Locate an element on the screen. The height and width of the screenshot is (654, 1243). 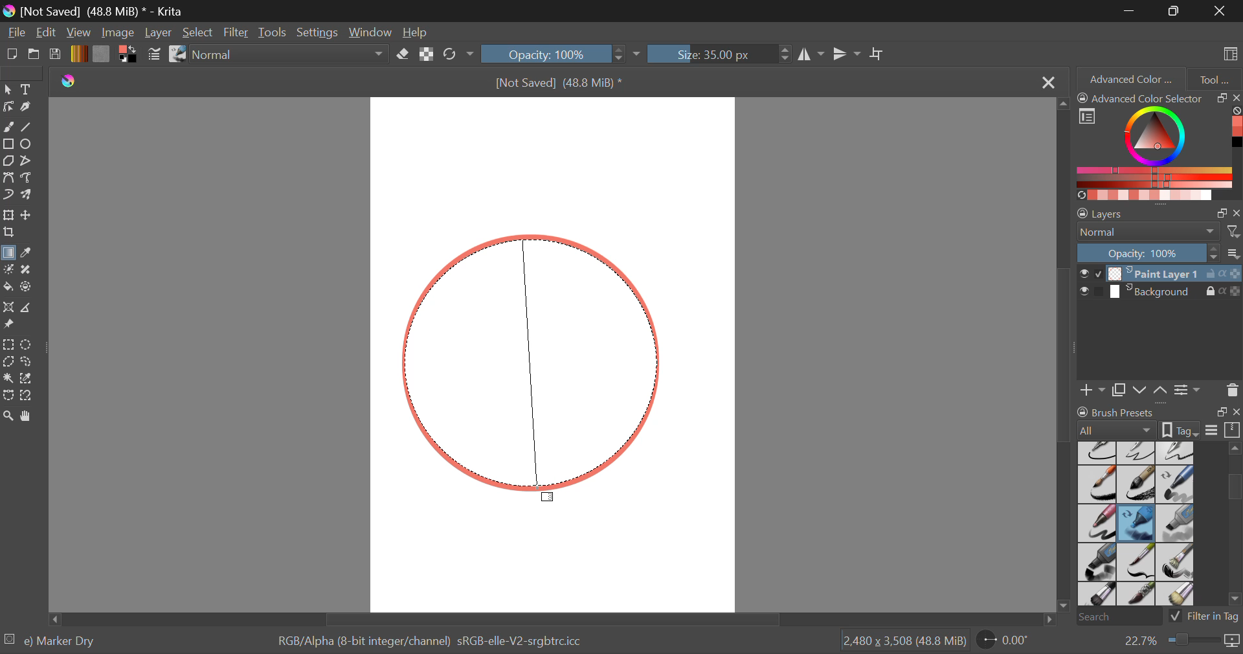
Pan Tool is located at coordinates (28, 416).